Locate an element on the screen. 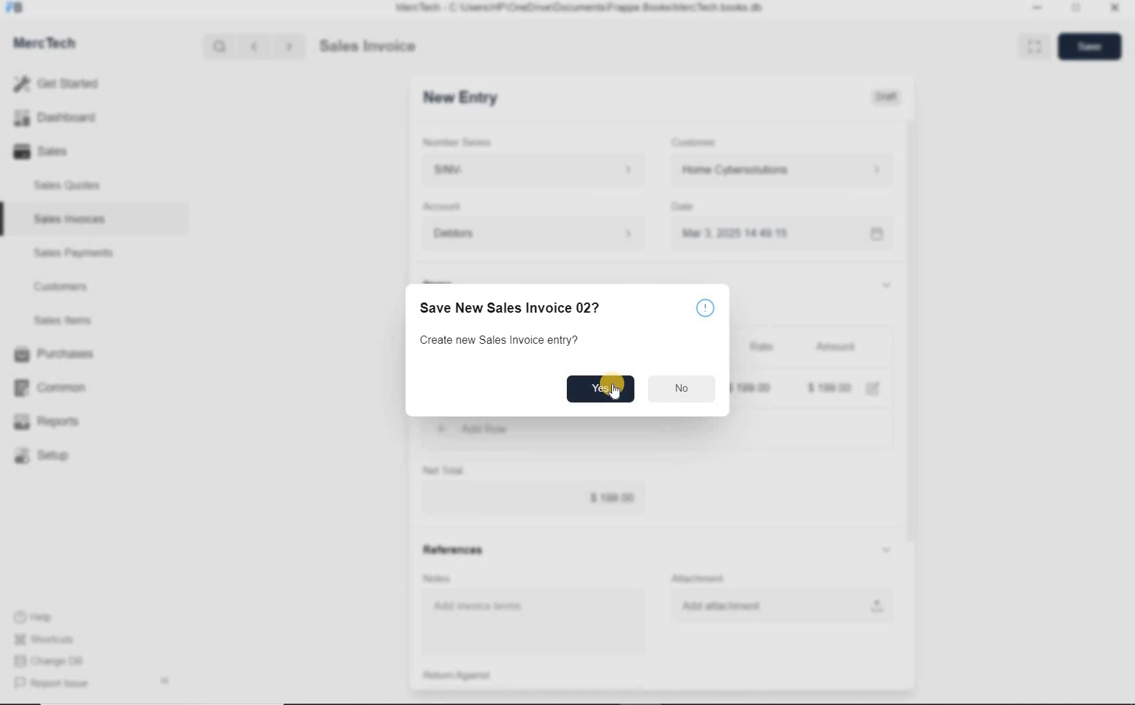 This screenshot has height=705, width=1135. save new sales invoice 02? is located at coordinates (518, 308).